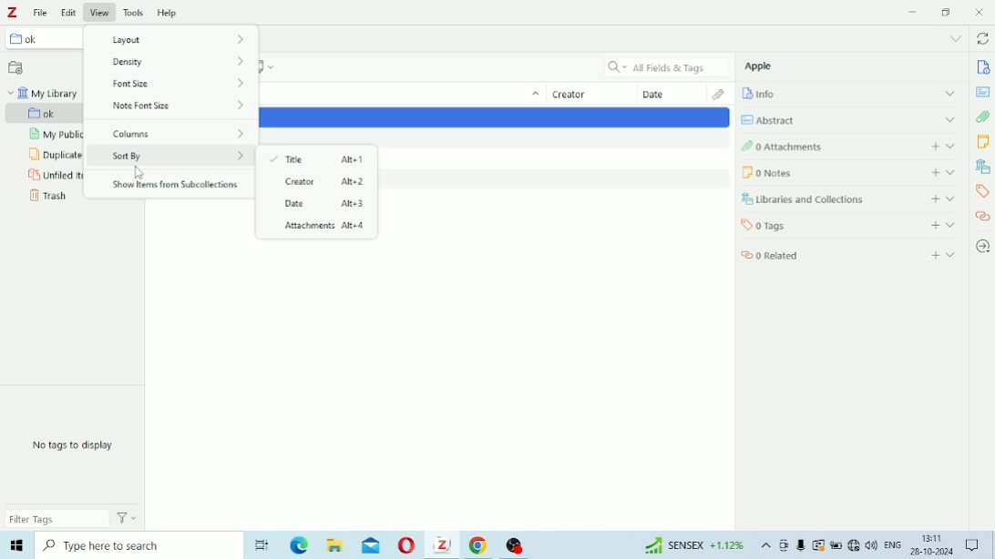 The width and height of the screenshot is (995, 559). I want to click on Sync with zotero.org, so click(985, 37).